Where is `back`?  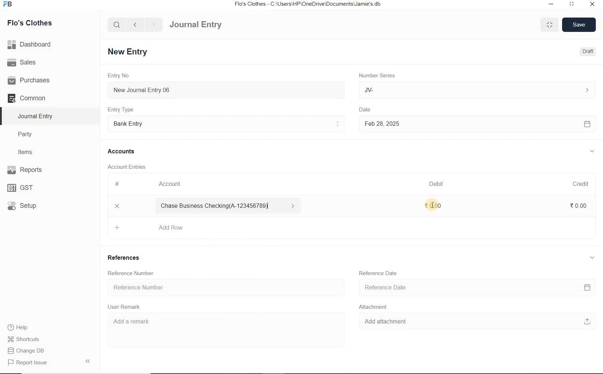 back is located at coordinates (135, 24).